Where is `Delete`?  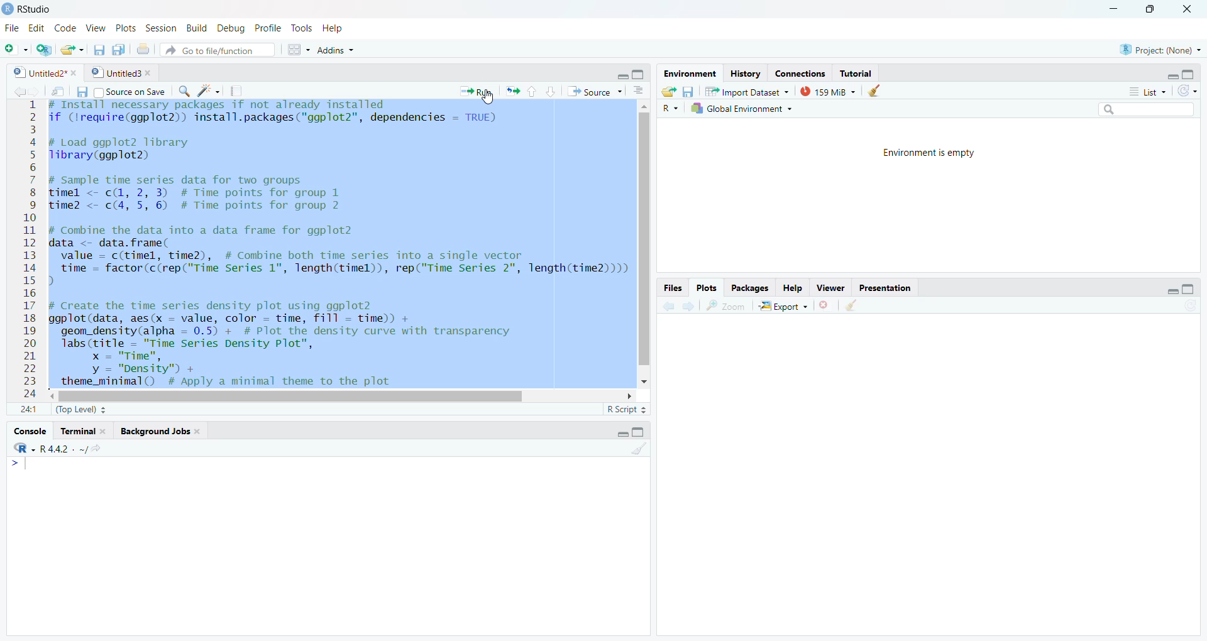
Delete is located at coordinates (825, 306).